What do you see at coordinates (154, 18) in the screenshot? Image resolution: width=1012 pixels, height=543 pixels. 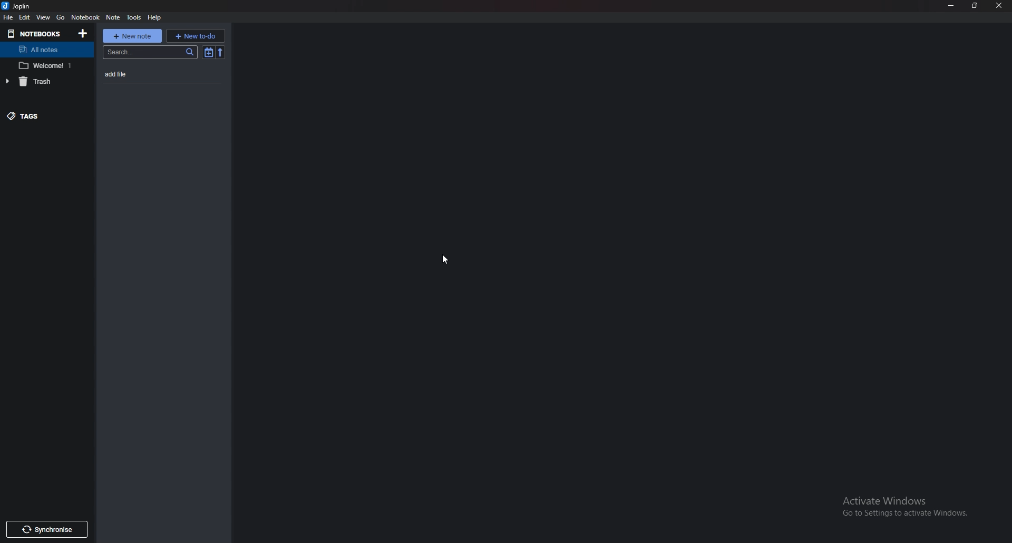 I see `help` at bounding box center [154, 18].